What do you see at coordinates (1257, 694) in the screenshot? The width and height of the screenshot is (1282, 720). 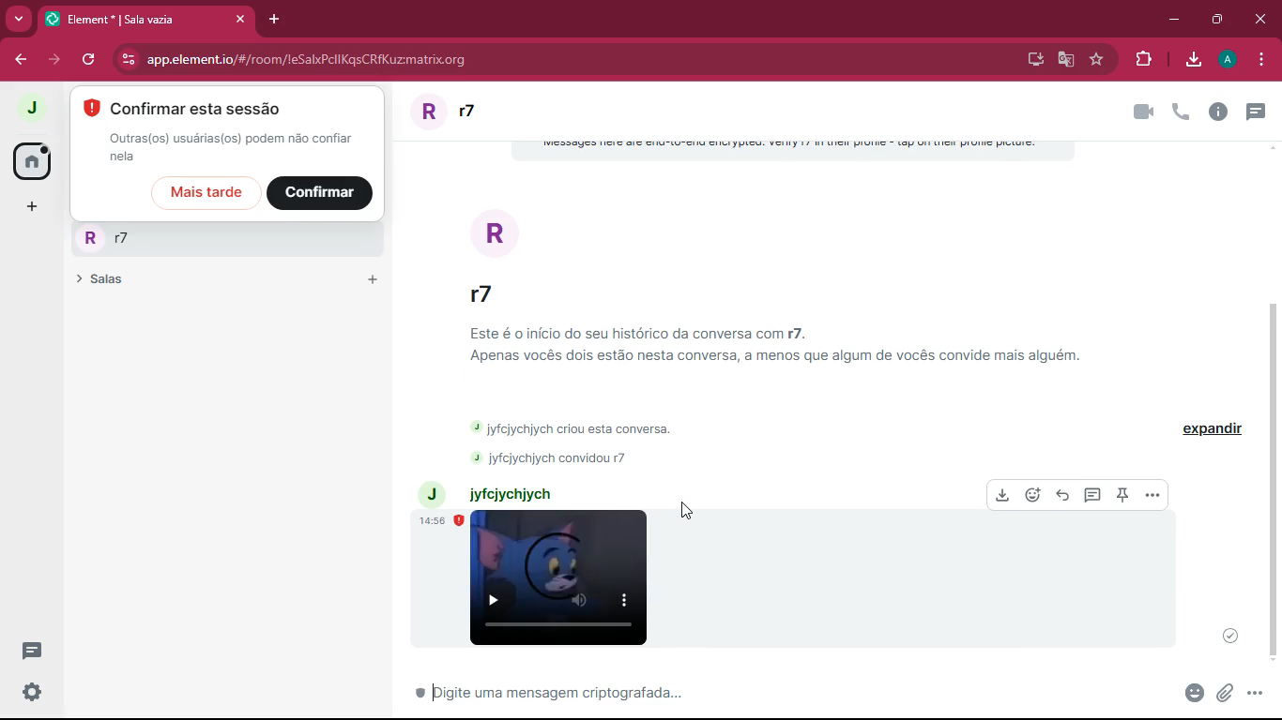 I see `more` at bounding box center [1257, 694].